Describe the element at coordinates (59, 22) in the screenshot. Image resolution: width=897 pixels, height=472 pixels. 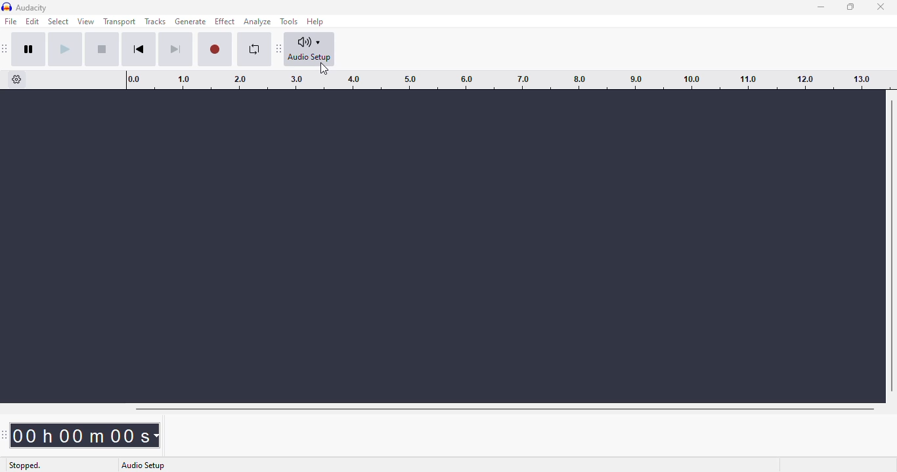
I see `select` at that location.